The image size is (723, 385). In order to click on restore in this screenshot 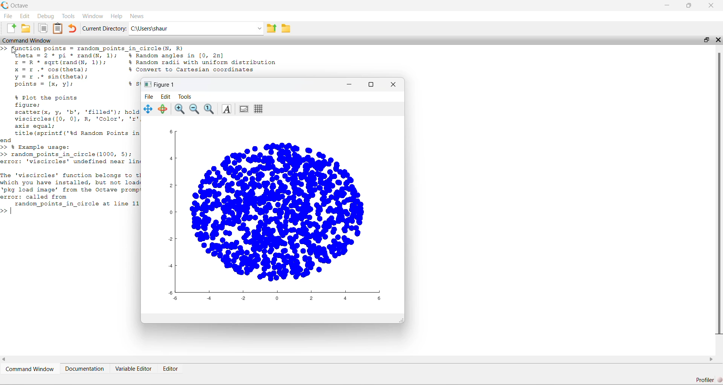, I will do `click(689, 5)`.